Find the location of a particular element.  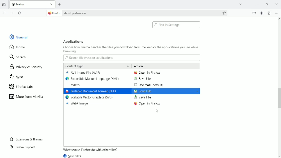

New tab is located at coordinates (60, 5).